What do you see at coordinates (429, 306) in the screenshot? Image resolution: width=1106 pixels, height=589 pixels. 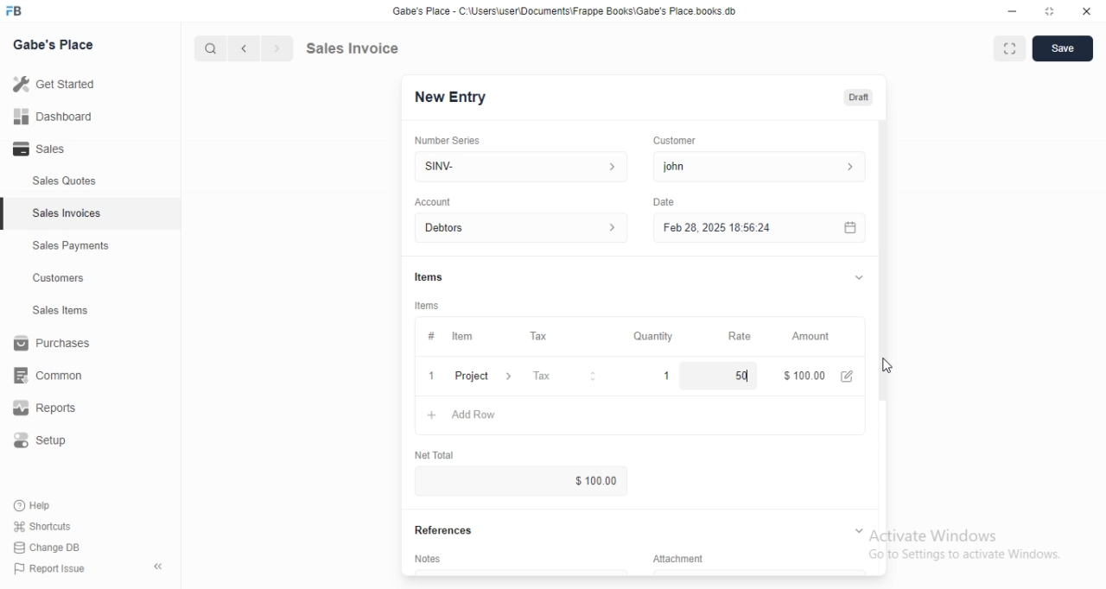 I see `tems` at bounding box center [429, 306].